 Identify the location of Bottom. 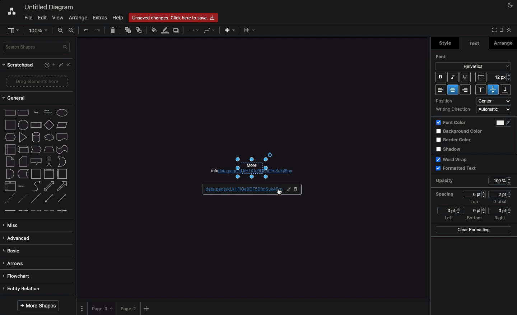
(474, 218).